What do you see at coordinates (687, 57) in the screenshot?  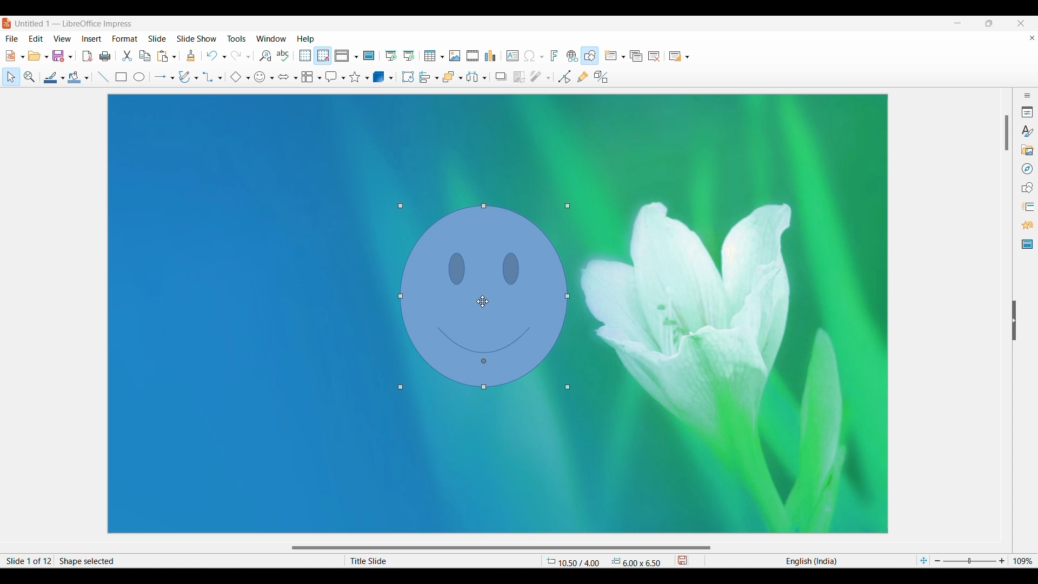 I see `Slide layout options` at bounding box center [687, 57].